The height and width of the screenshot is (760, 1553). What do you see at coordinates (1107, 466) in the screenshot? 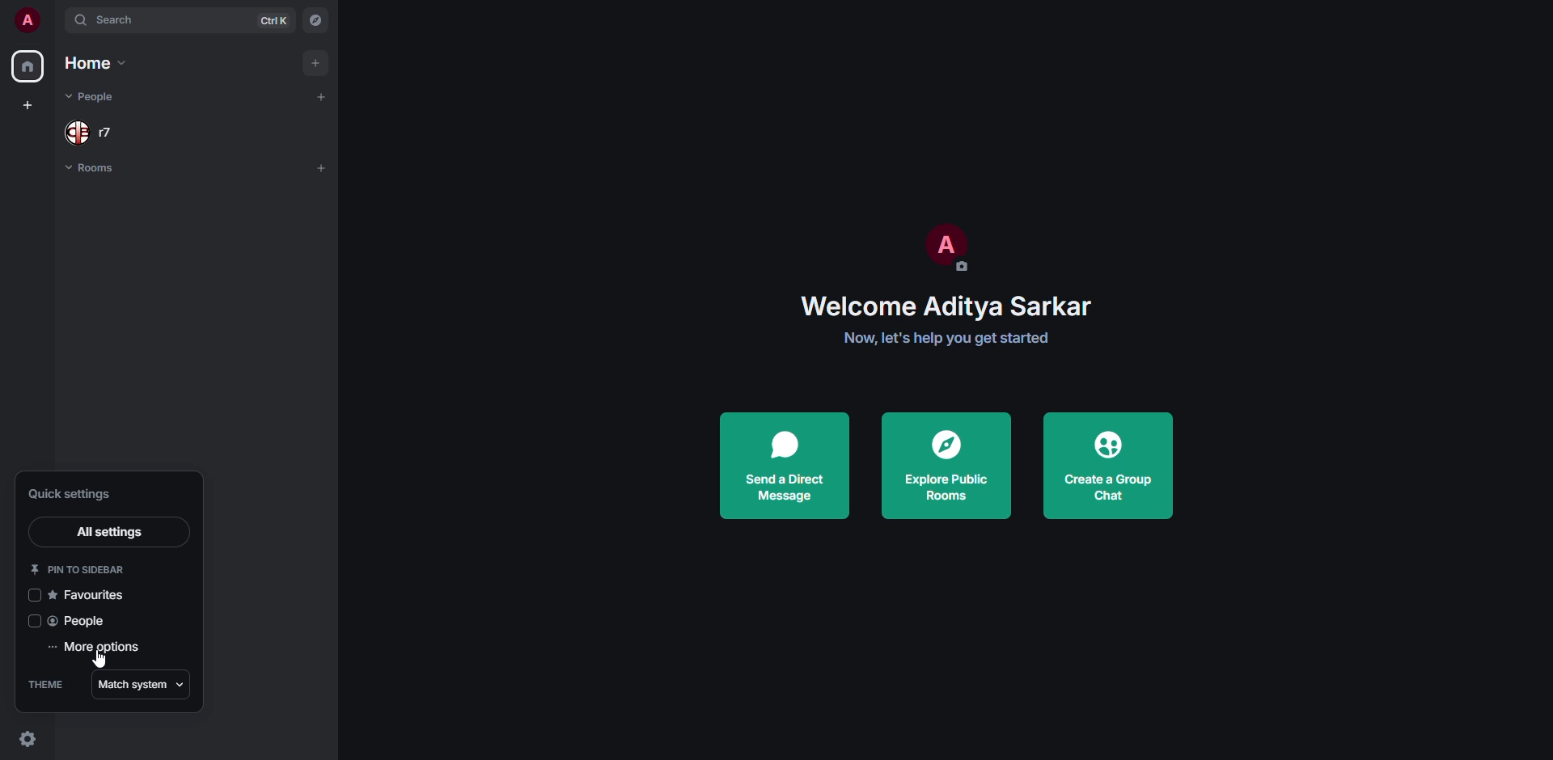
I see `create a group chat` at bounding box center [1107, 466].